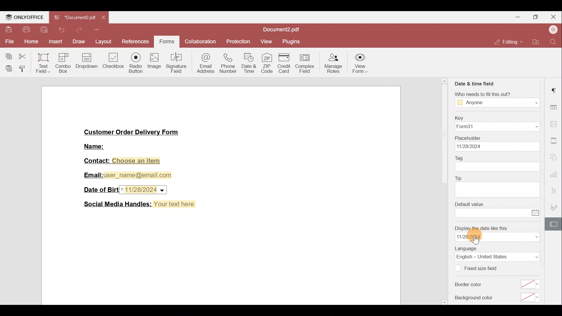  Describe the element at coordinates (287, 63) in the screenshot. I see `Credit card` at that location.